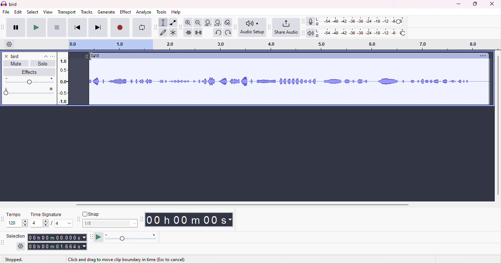  Describe the element at coordinates (16, 65) in the screenshot. I see `mute` at that location.